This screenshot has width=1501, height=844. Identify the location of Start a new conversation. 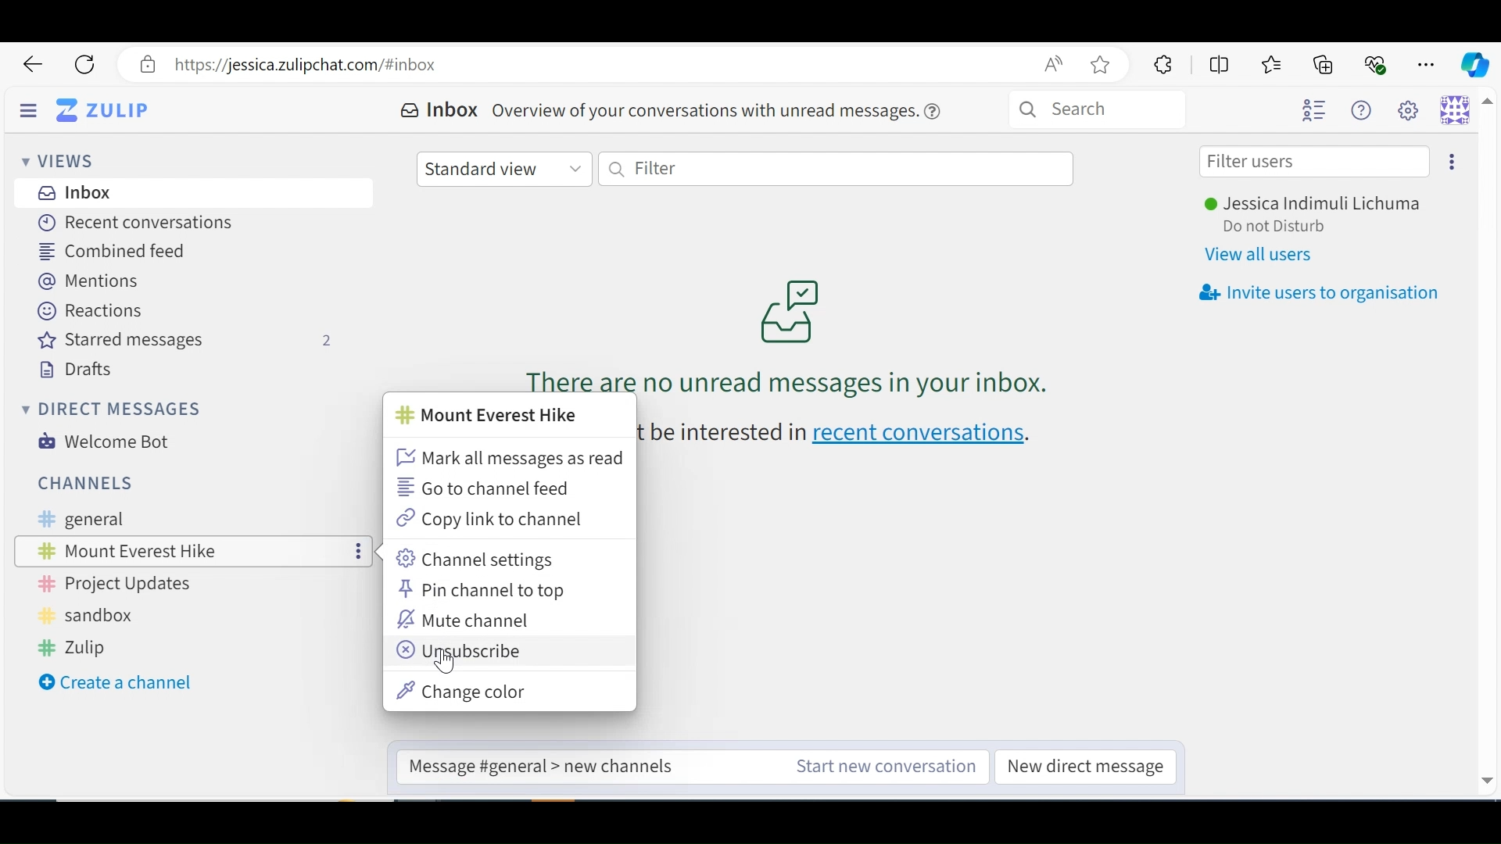
(881, 767).